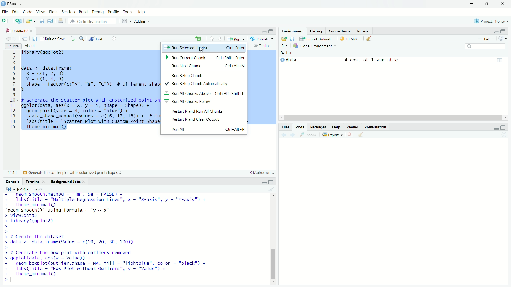 Image resolution: width=511 pixels, height=287 pixels. Describe the element at coordinates (496, 128) in the screenshot. I see `minimize` at that location.